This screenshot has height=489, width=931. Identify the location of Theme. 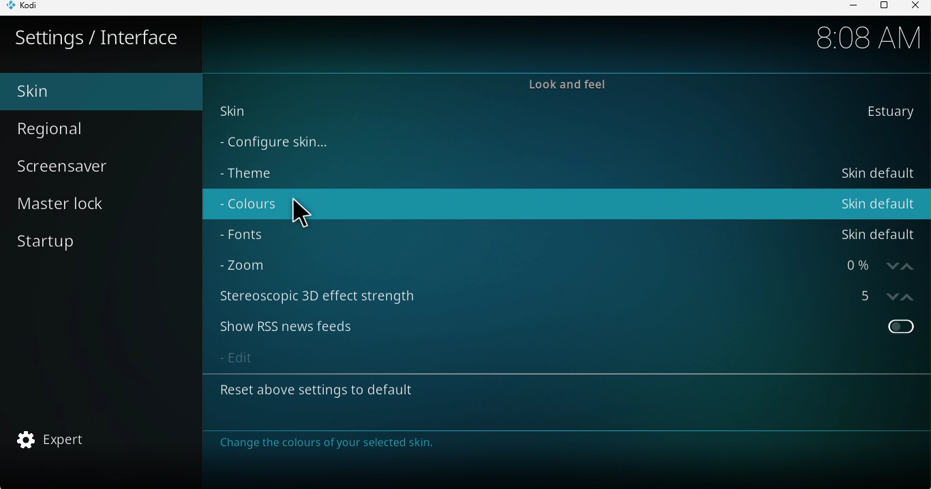
(562, 172).